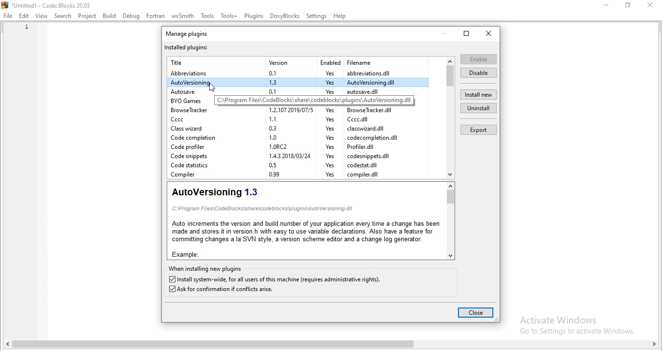 Image resolution: width=662 pixels, height=351 pixels. Describe the element at coordinates (449, 220) in the screenshot. I see `scroll bar` at that location.